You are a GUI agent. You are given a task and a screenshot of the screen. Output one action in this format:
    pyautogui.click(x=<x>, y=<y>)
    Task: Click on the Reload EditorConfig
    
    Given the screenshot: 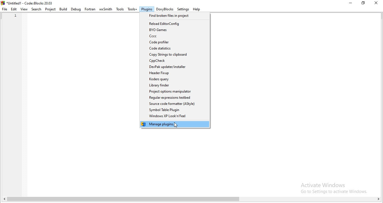 What is the action you would take?
    pyautogui.click(x=176, y=23)
    